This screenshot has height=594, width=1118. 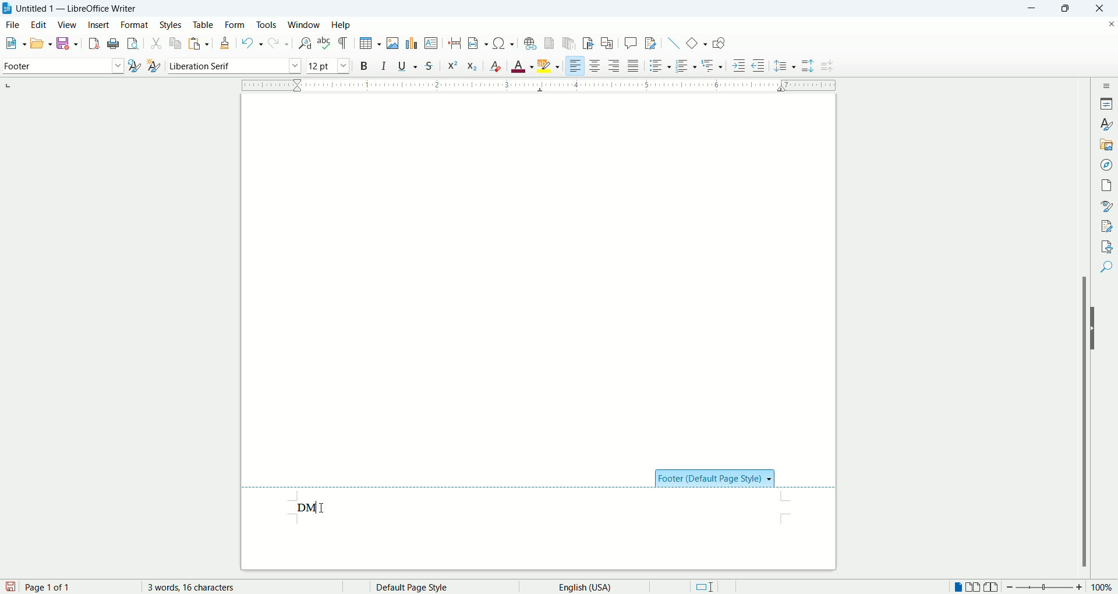 What do you see at coordinates (1107, 246) in the screenshot?
I see `accessibility check` at bounding box center [1107, 246].